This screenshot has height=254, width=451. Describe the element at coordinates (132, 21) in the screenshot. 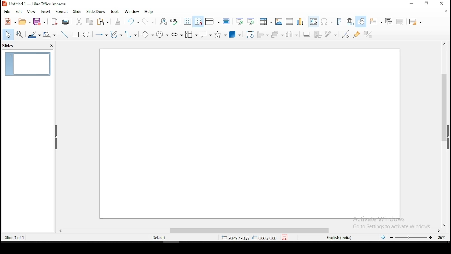

I see `undo` at that location.